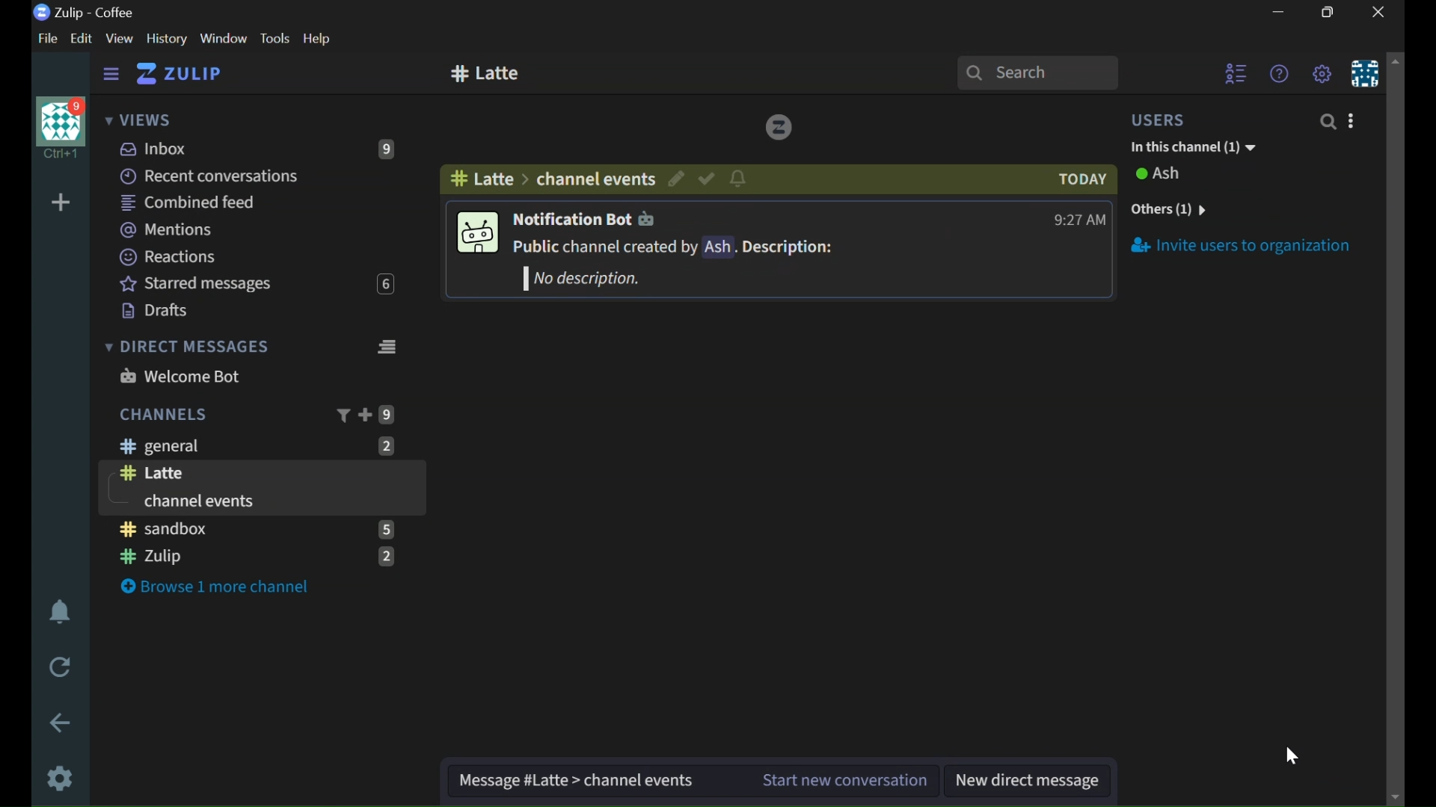  What do you see at coordinates (1078, 220) in the screenshot?
I see `9:27 AM` at bounding box center [1078, 220].